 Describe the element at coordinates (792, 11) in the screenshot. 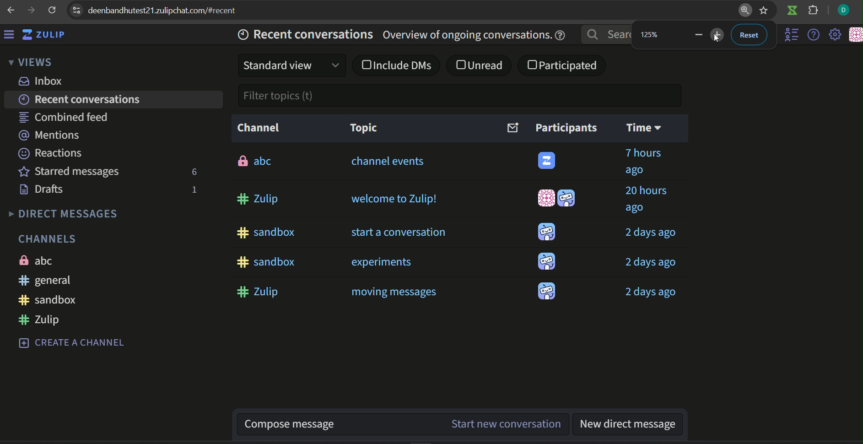

I see `icon` at that location.